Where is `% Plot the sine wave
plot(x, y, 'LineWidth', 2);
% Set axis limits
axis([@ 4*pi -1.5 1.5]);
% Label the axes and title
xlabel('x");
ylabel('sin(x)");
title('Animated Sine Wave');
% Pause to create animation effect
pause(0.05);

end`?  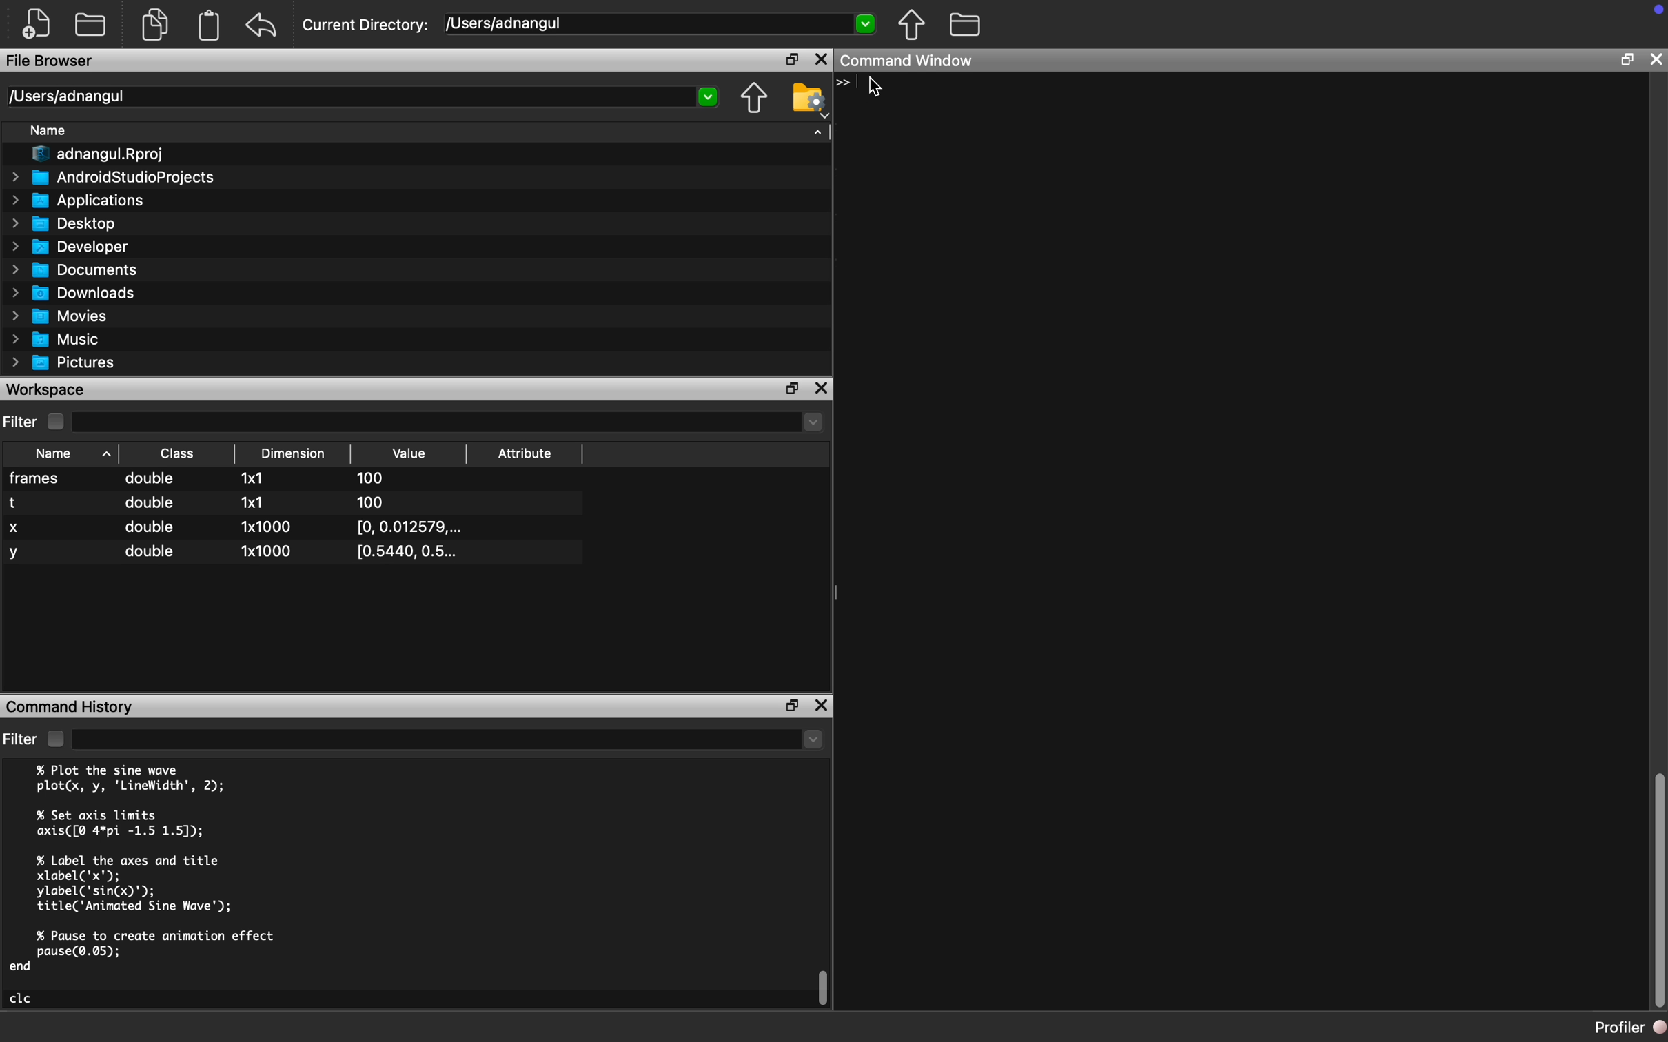 % Plot the sine wave
plot(x, y, 'LineWidth', 2);
% Set axis limits
axis([@ 4*pi -1.5 1.5]);
% Label the axes and title
xlabel('x");
ylabel('sin(x)");
title('Animated Sine Wave');
% Pause to create animation effect
pause(0.05);

end is located at coordinates (161, 872).